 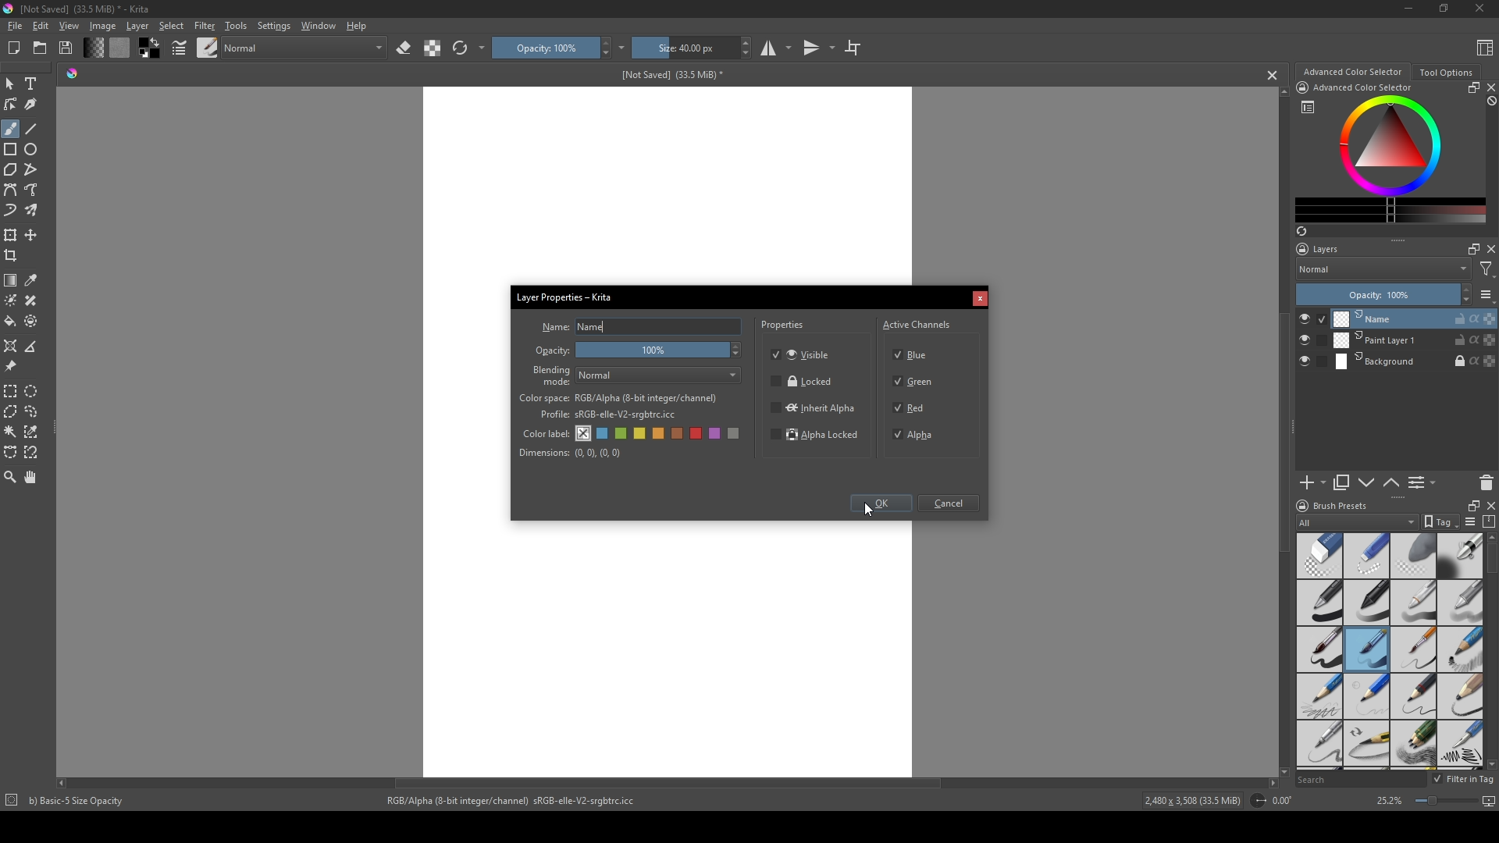 I want to click on list, so click(x=1487, y=294).